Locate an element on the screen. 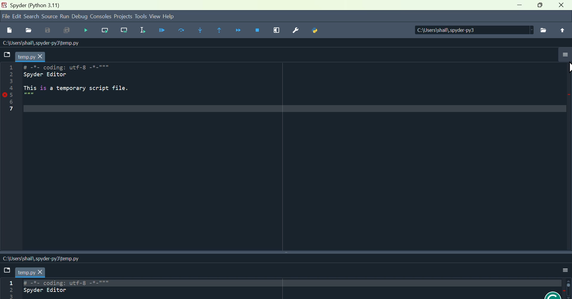 The image size is (572, 299). Projects is located at coordinates (122, 17).